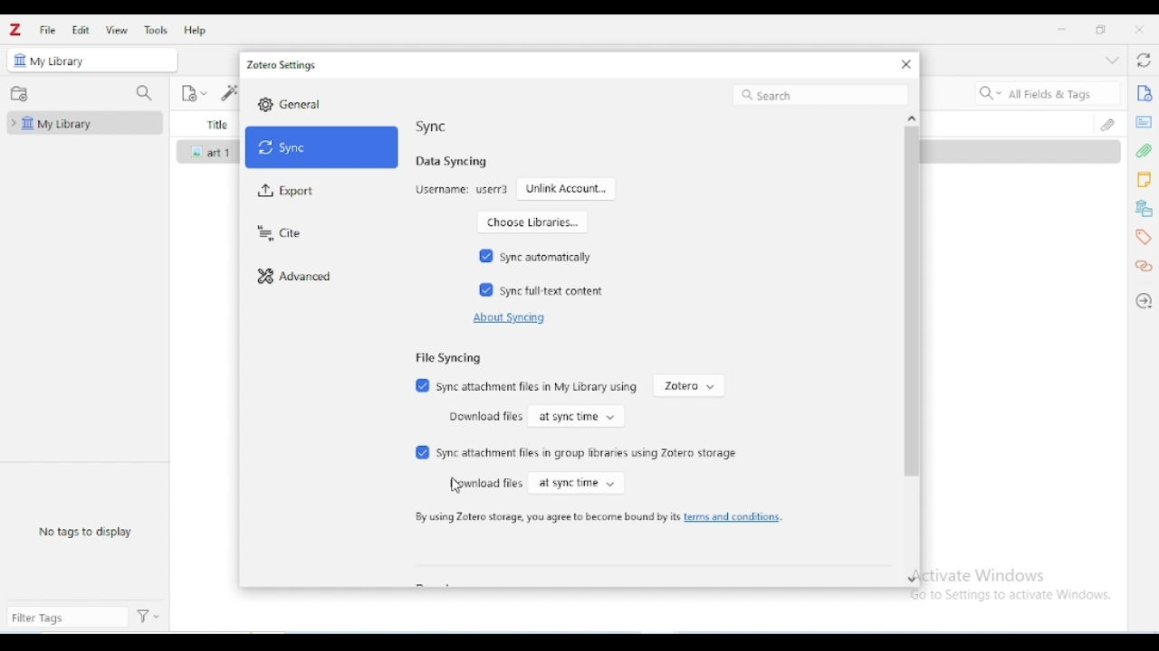 This screenshot has width=1159, height=651. What do you see at coordinates (1062, 30) in the screenshot?
I see `minimize` at bounding box center [1062, 30].